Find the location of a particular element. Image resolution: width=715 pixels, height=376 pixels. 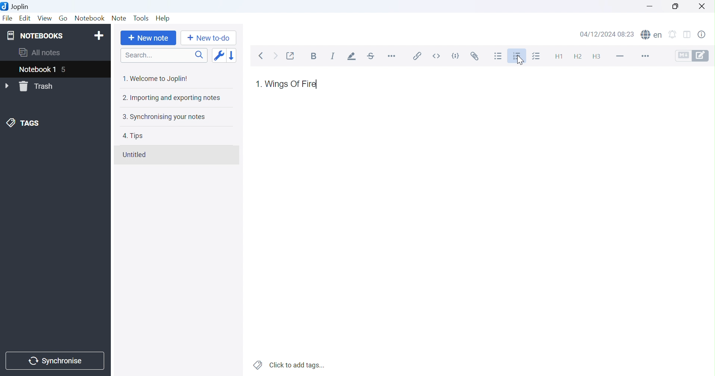

Numbered list is located at coordinates (517, 57).